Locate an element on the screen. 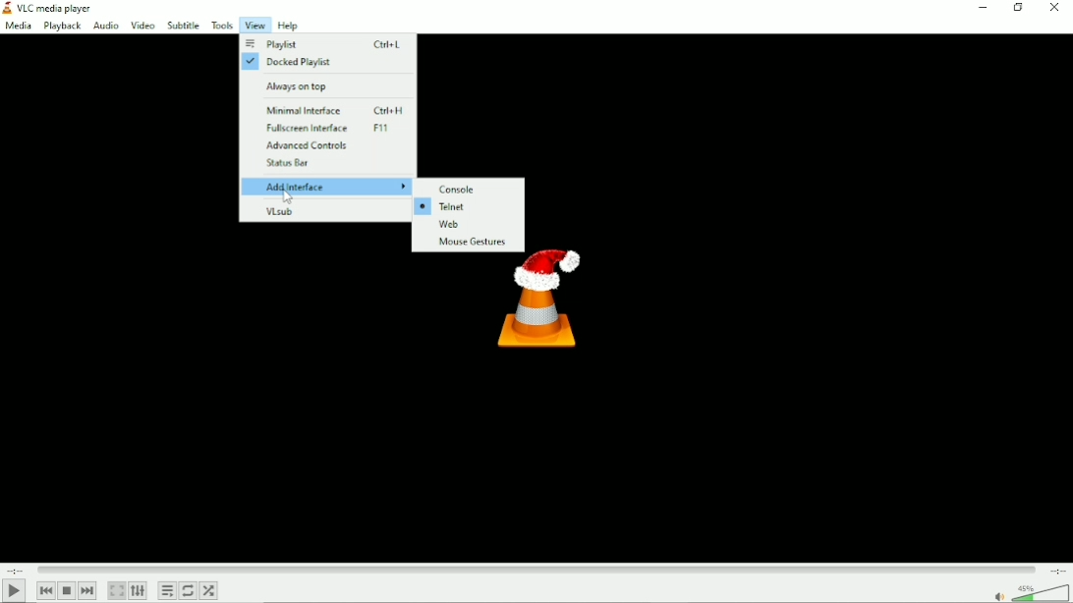 The width and height of the screenshot is (1073, 603). Toggle between loop all, loop one and no loop is located at coordinates (188, 590).